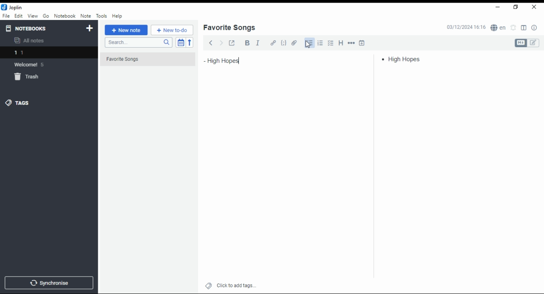  Describe the element at coordinates (143, 59) in the screenshot. I see `Favorite Songs` at that location.